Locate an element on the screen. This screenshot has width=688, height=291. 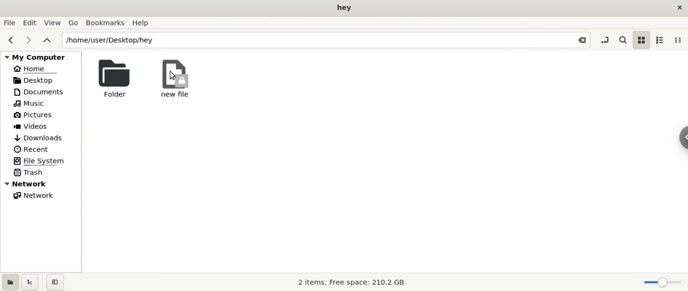
toggle location entry is located at coordinates (606, 39).